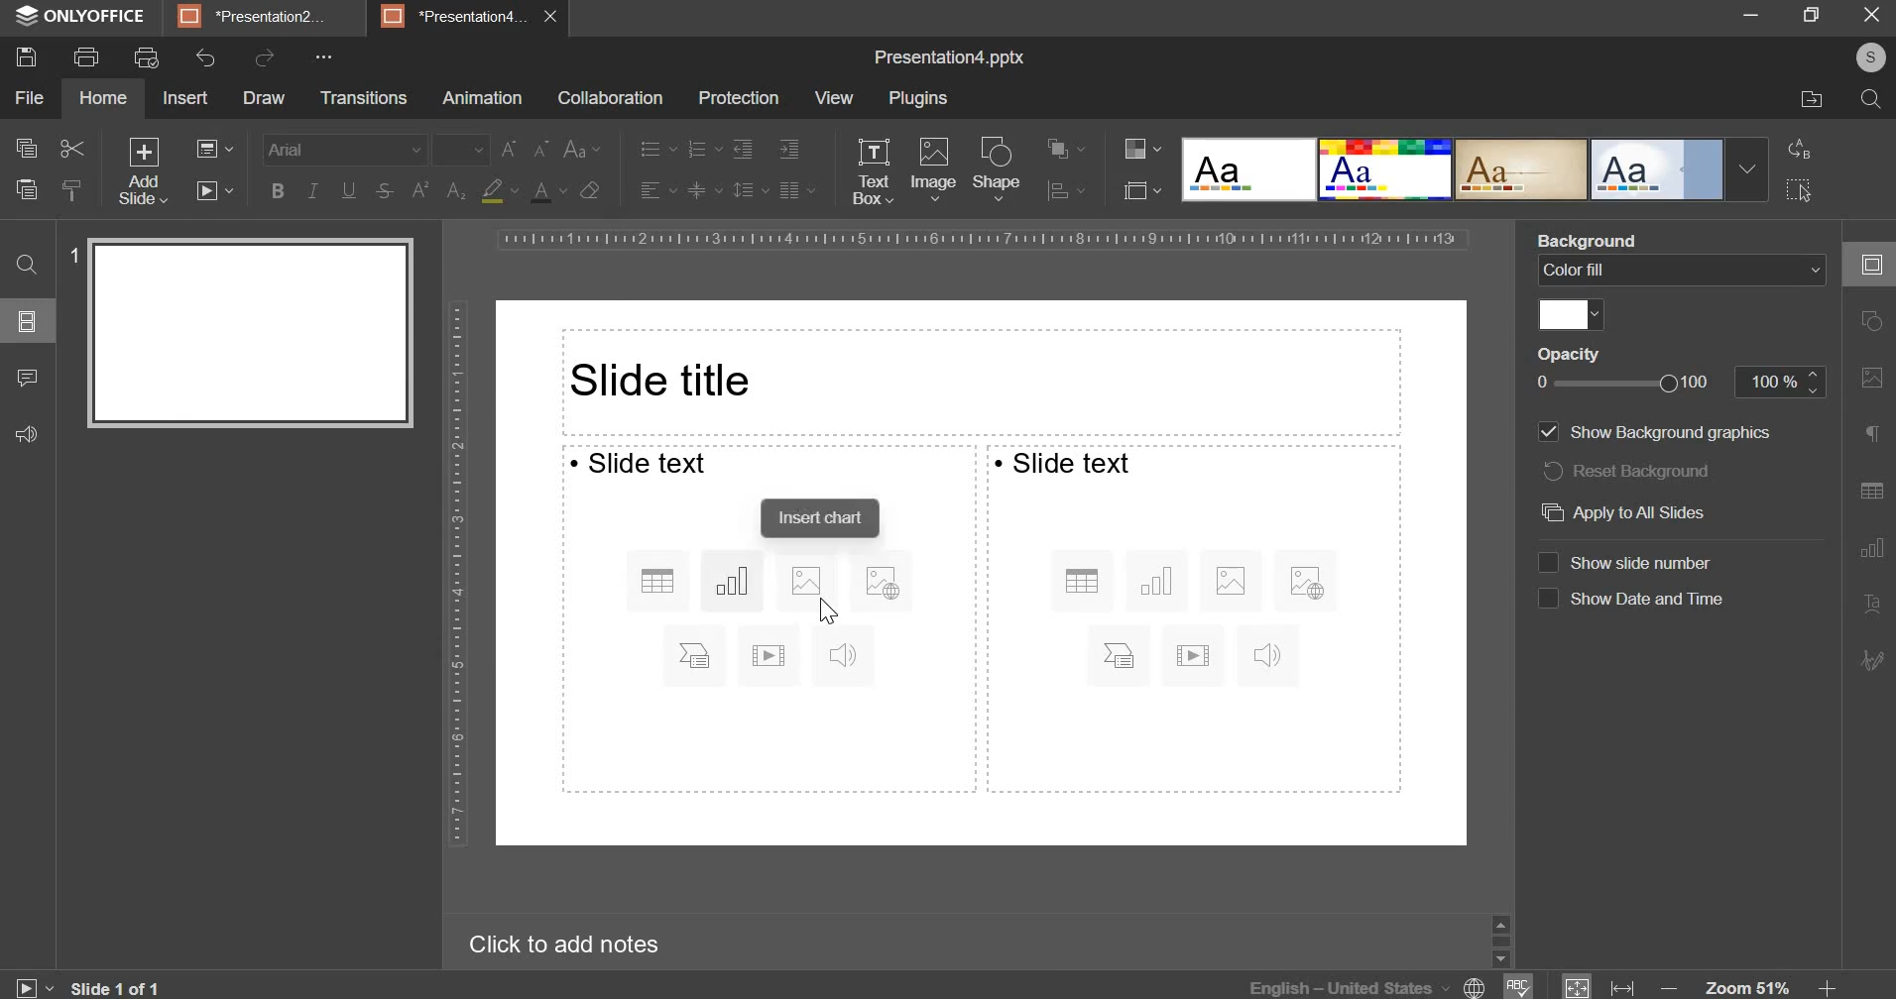  I want to click on draw, so click(265, 97).